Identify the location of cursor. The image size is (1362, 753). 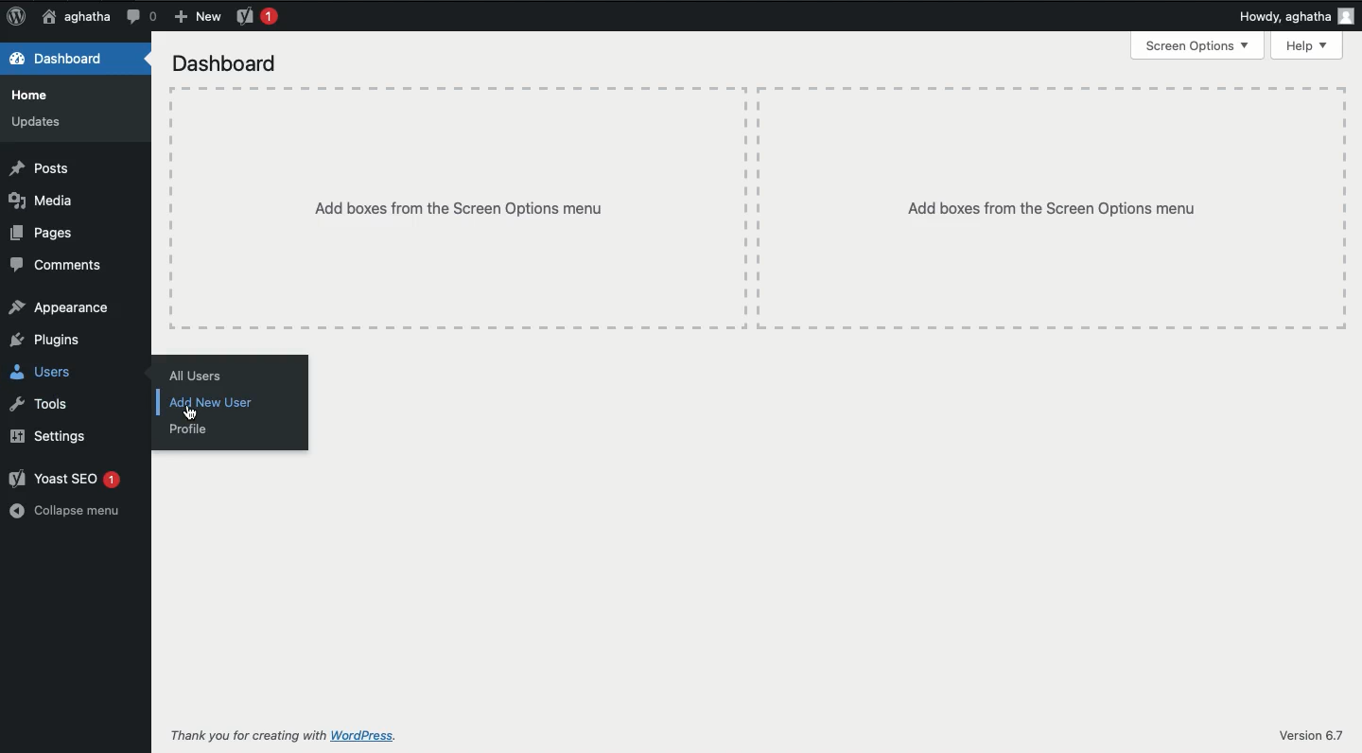
(190, 414).